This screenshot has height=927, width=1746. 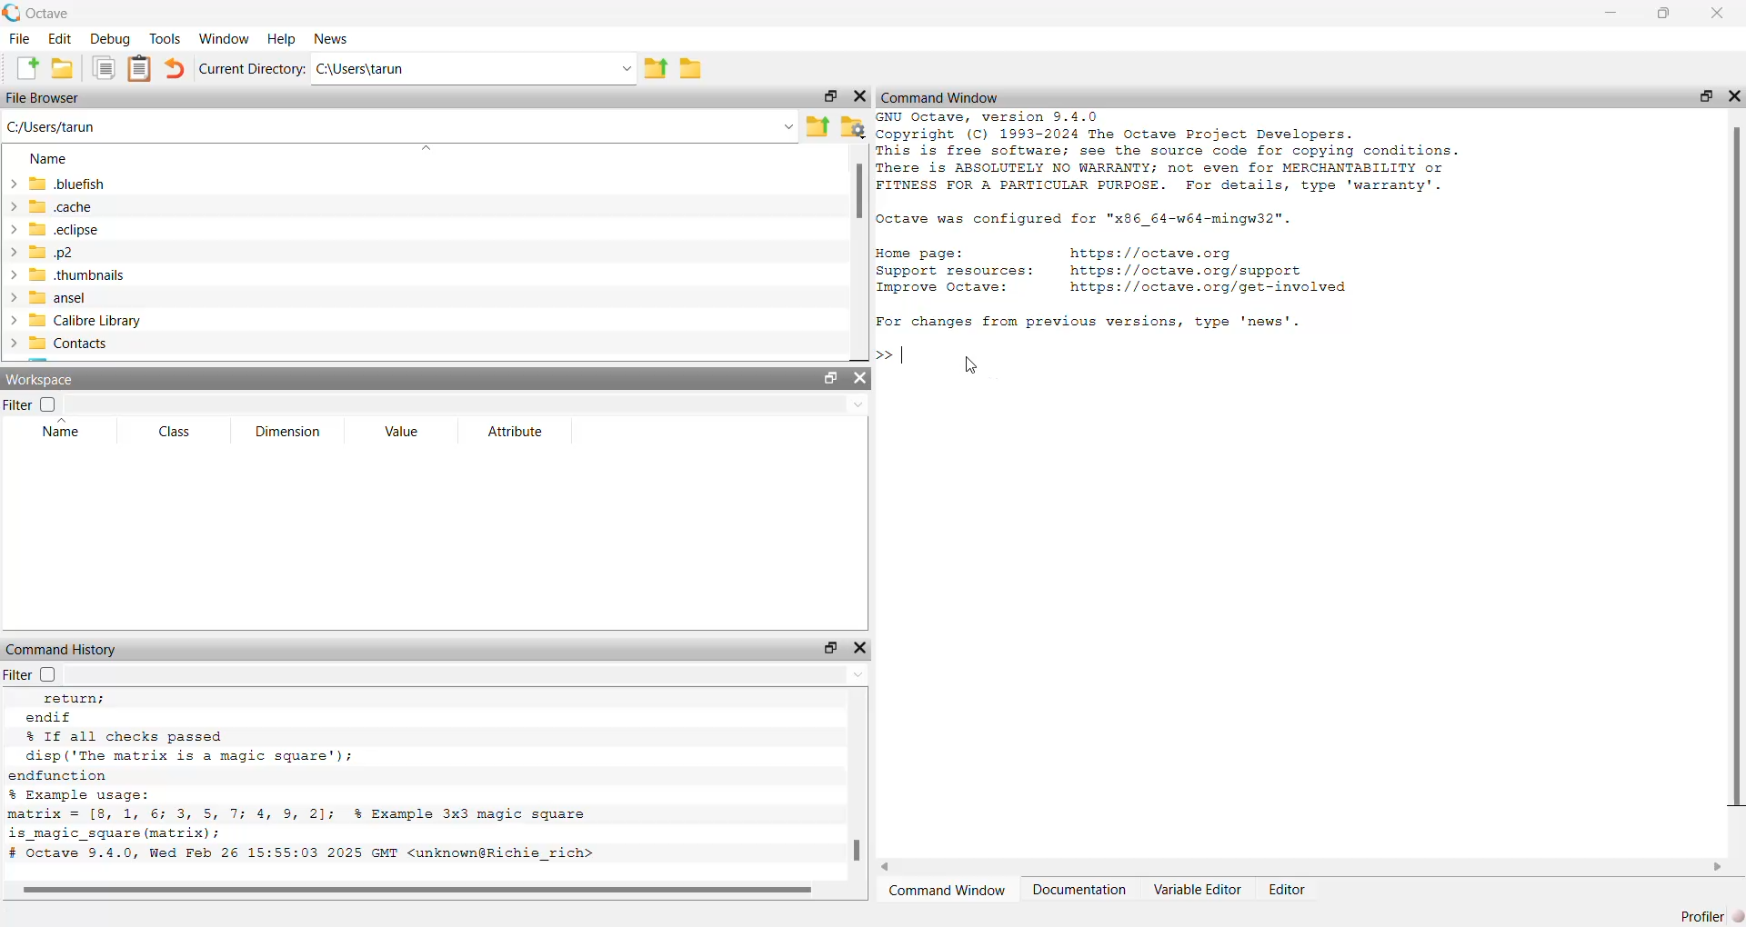 I want to click on Tools, so click(x=166, y=38).